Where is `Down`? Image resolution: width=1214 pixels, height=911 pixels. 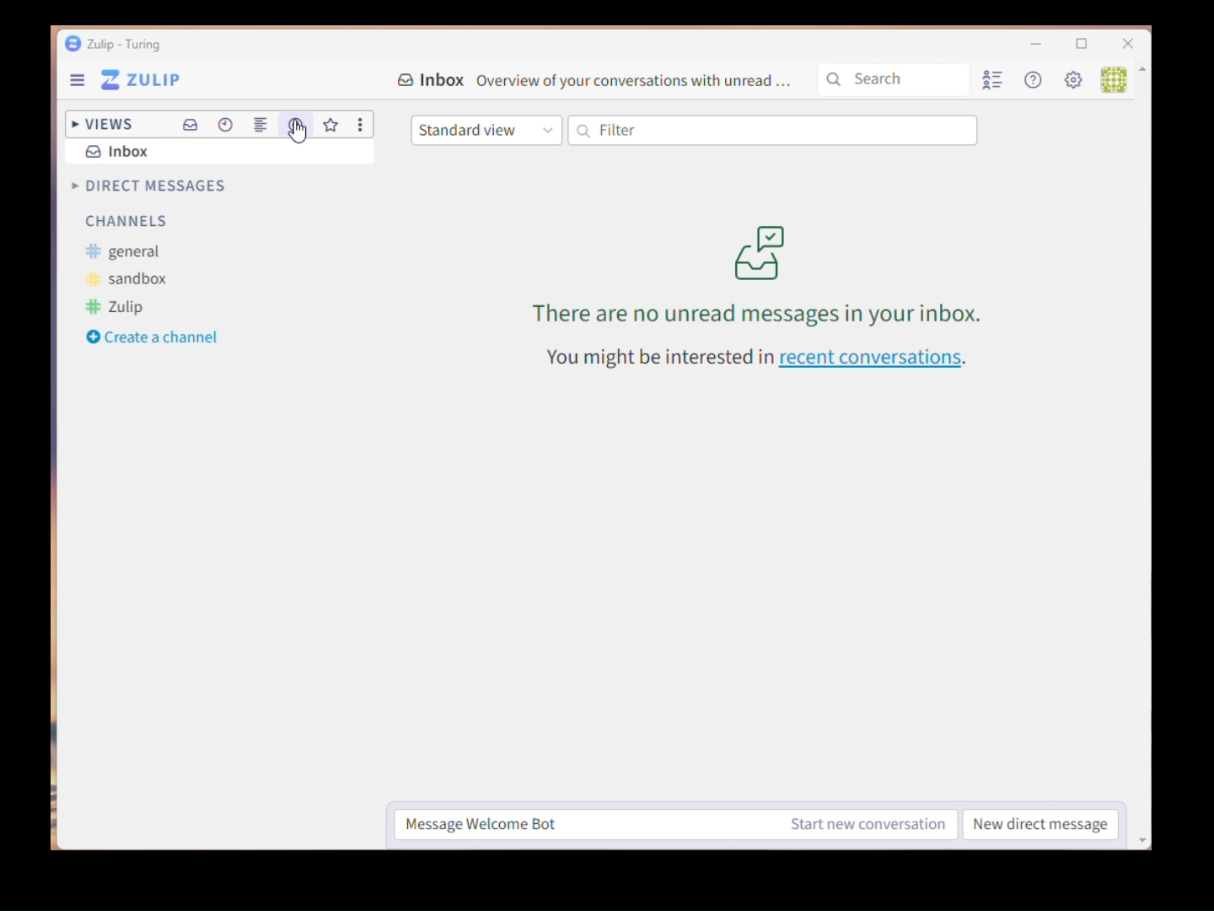 Down is located at coordinates (1145, 832).